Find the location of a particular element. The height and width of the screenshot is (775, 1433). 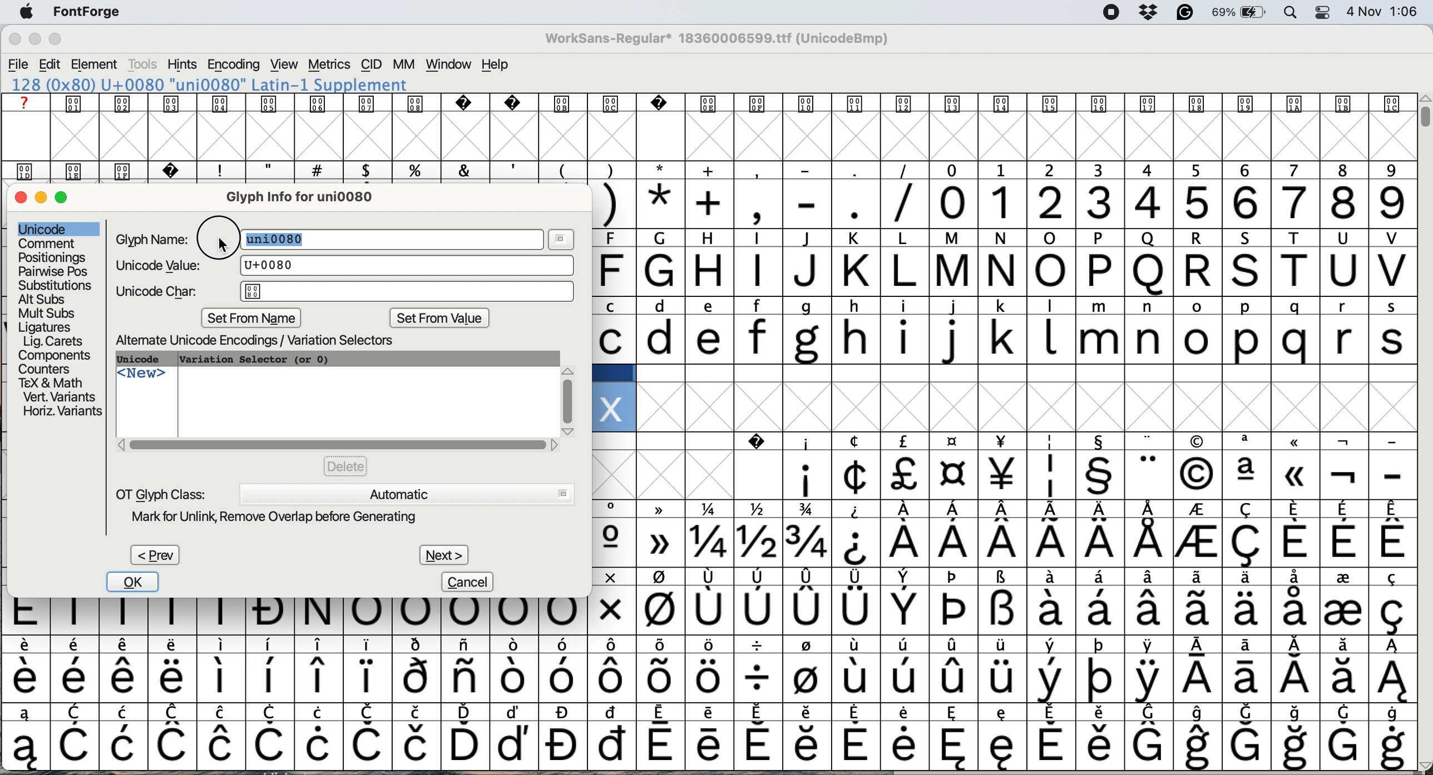

special characters and text is located at coordinates (713, 170).